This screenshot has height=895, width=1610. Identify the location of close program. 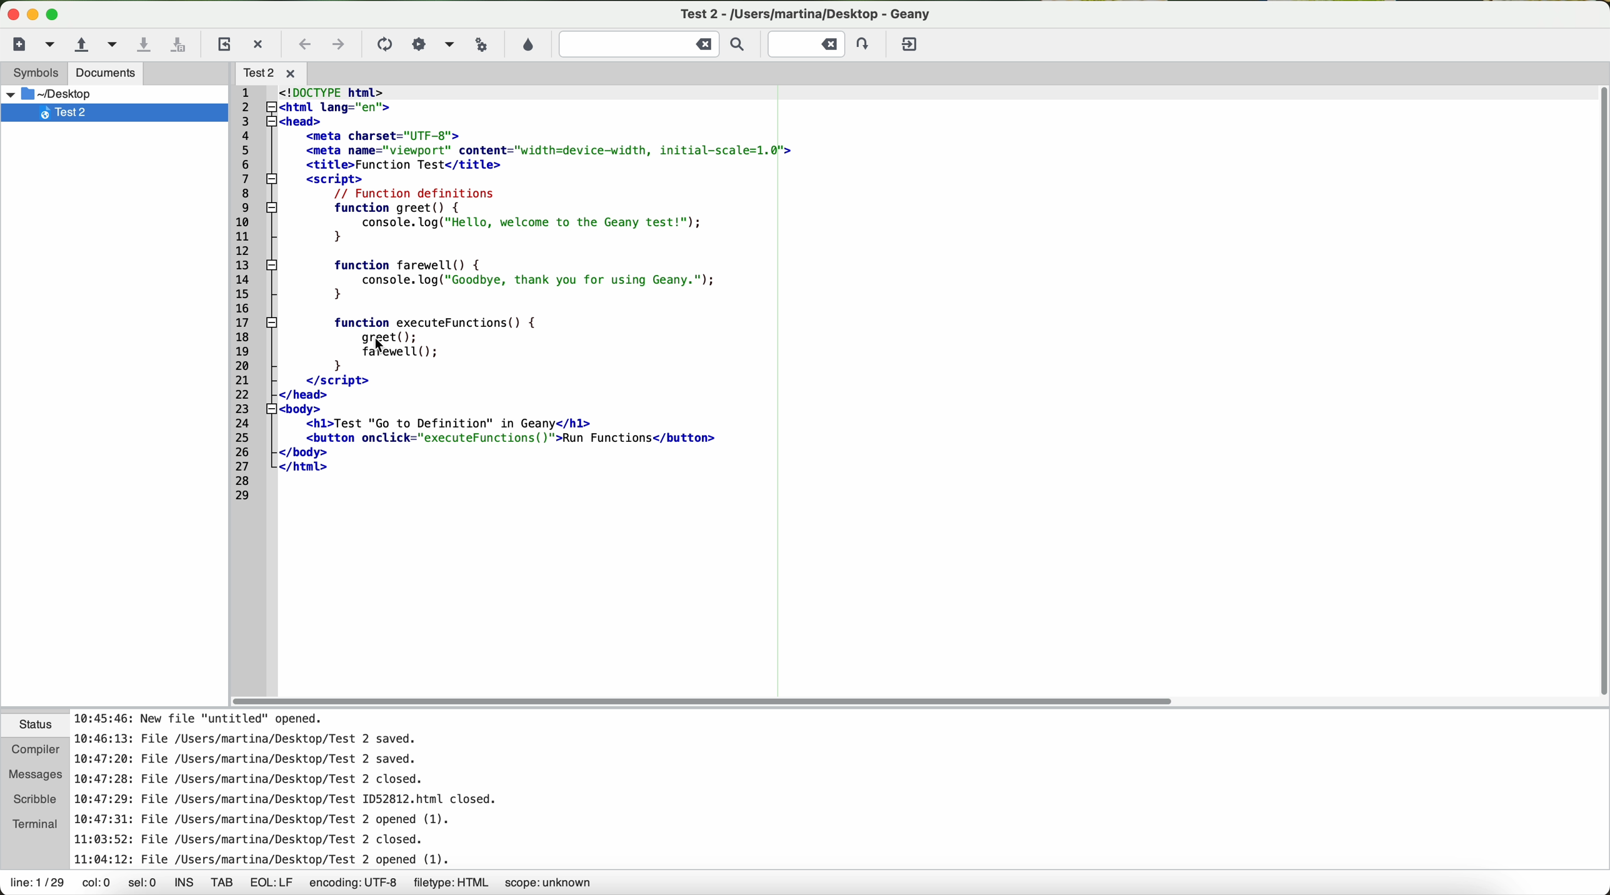
(10, 11).